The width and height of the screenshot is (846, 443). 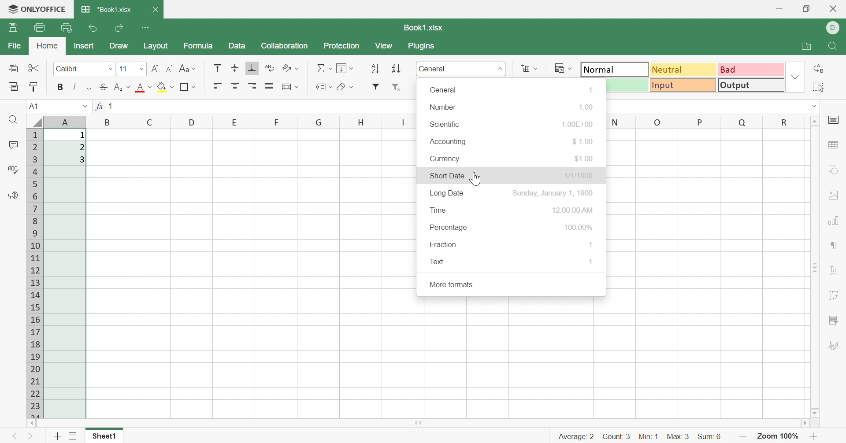 What do you see at coordinates (119, 45) in the screenshot?
I see `Draw` at bounding box center [119, 45].